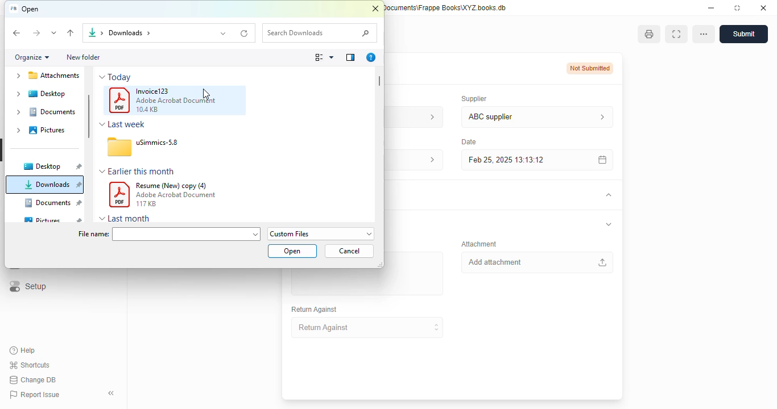  What do you see at coordinates (31, 9) in the screenshot?
I see `open` at bounding box center [31, 9].